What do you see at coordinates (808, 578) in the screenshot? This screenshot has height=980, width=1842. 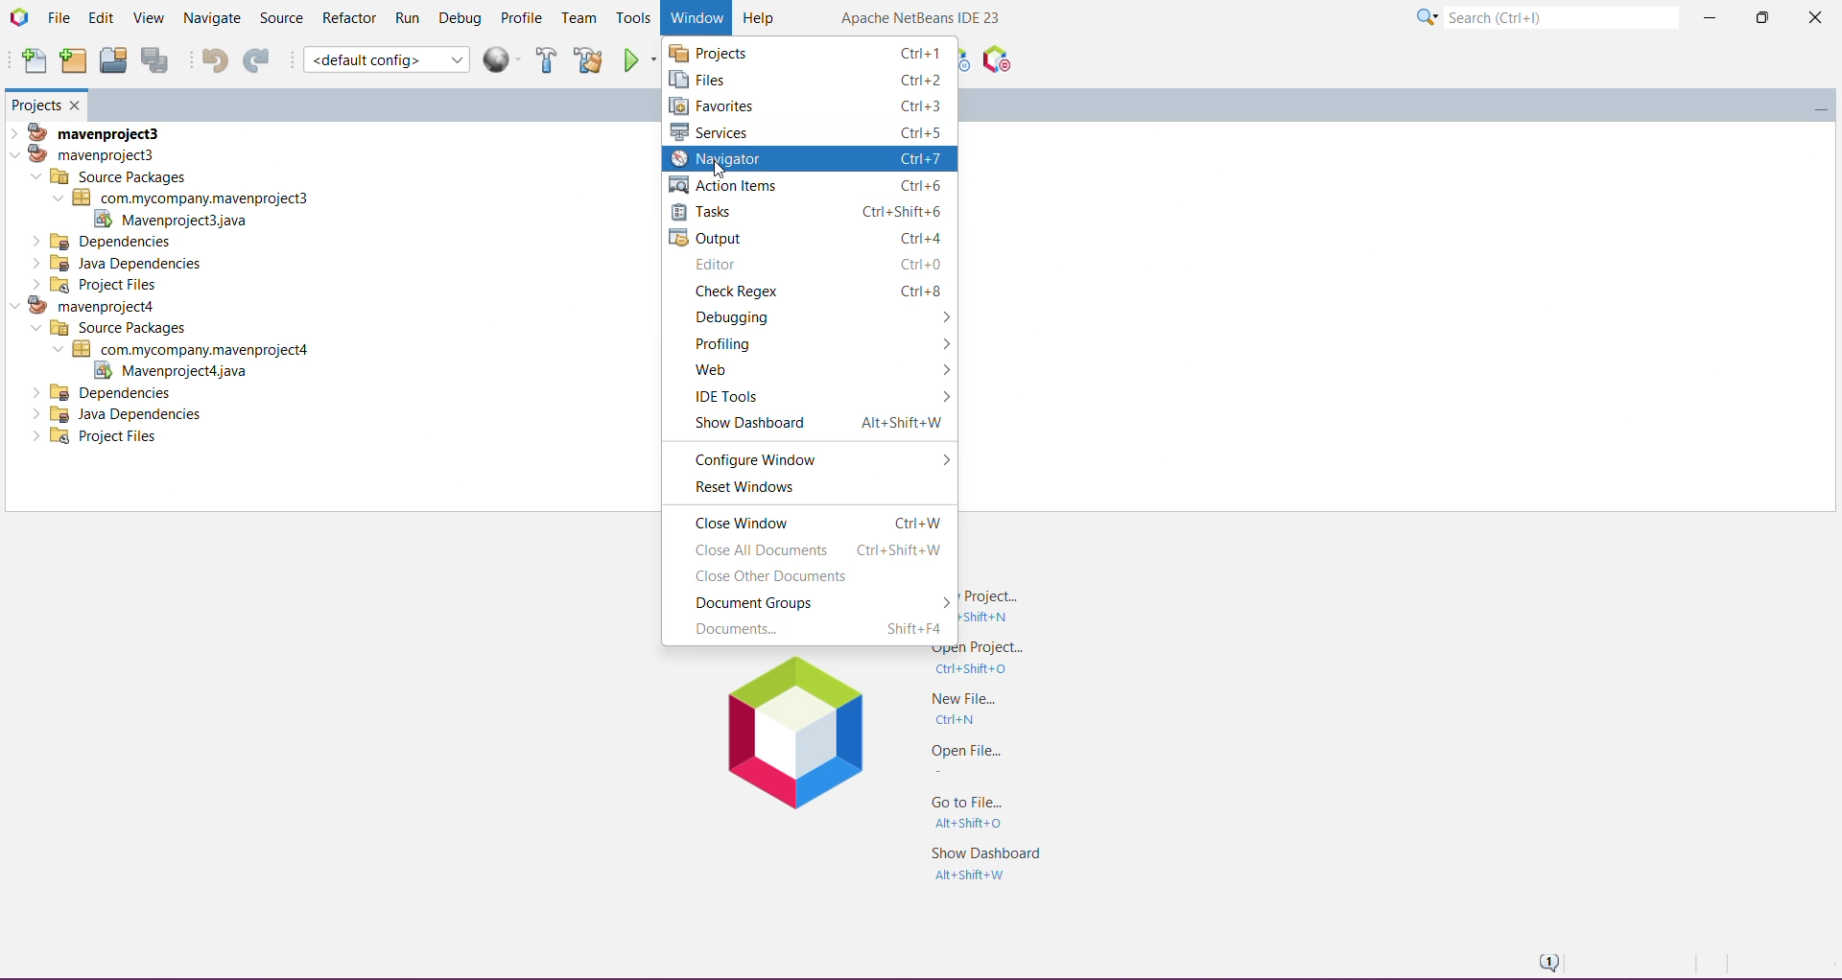 I see `Close Other Documents` at bounding box center [808, 578].